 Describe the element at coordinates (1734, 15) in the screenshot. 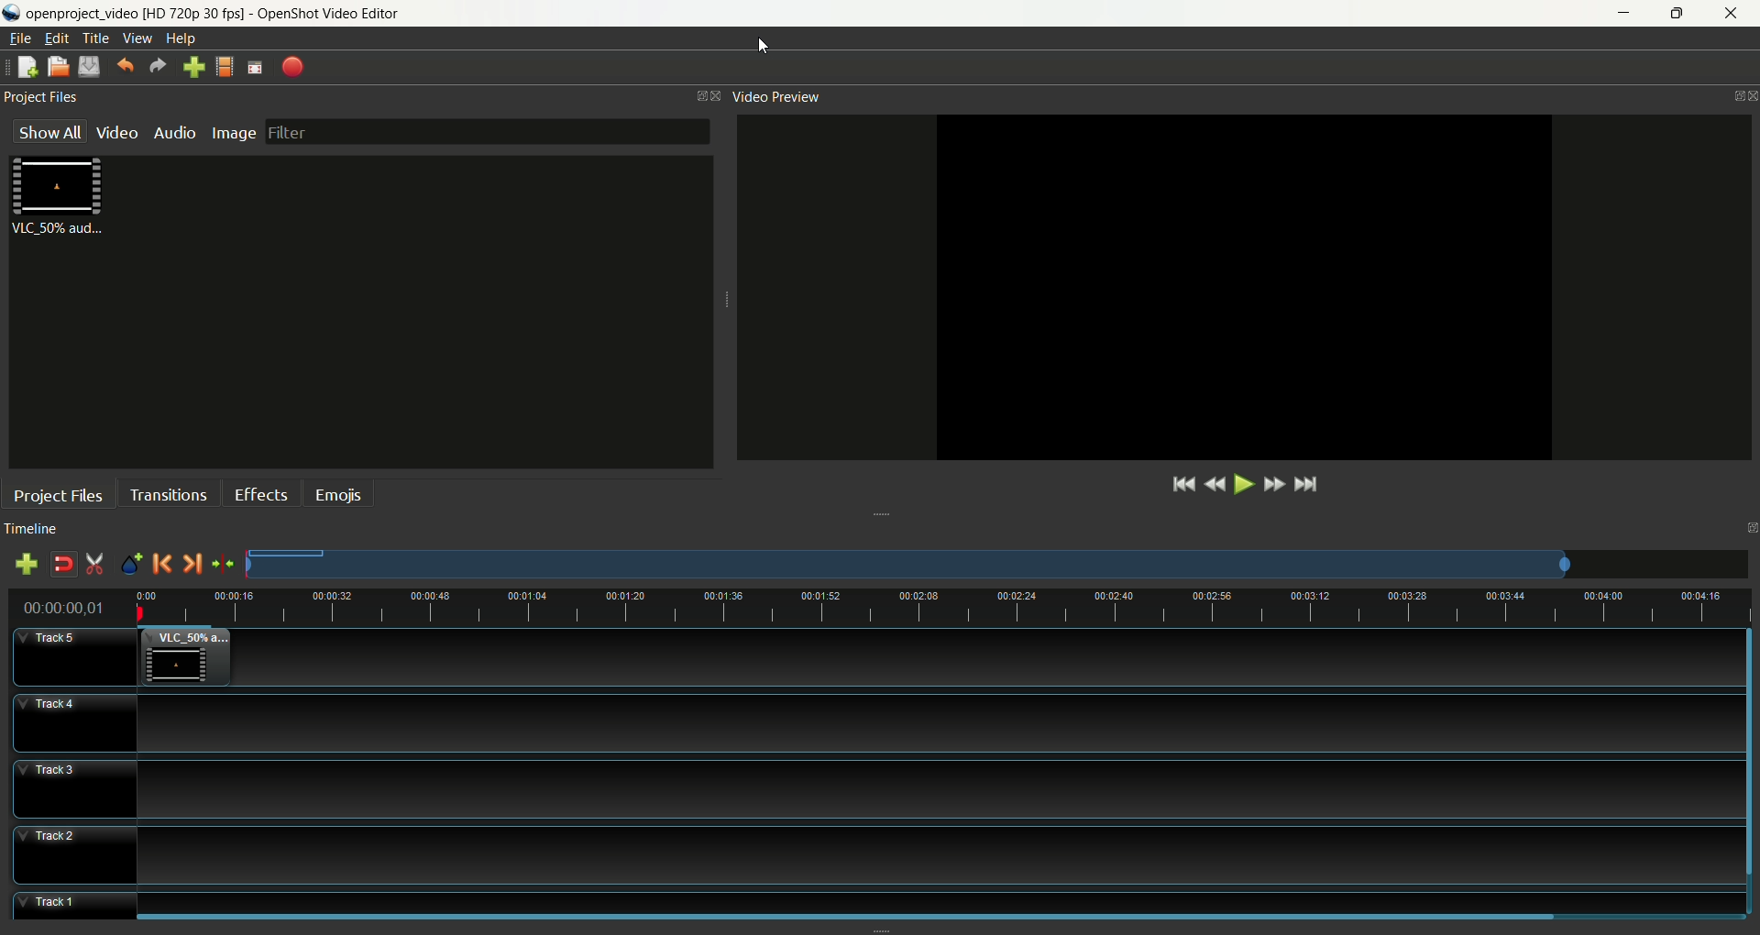

I see `close` at that location.